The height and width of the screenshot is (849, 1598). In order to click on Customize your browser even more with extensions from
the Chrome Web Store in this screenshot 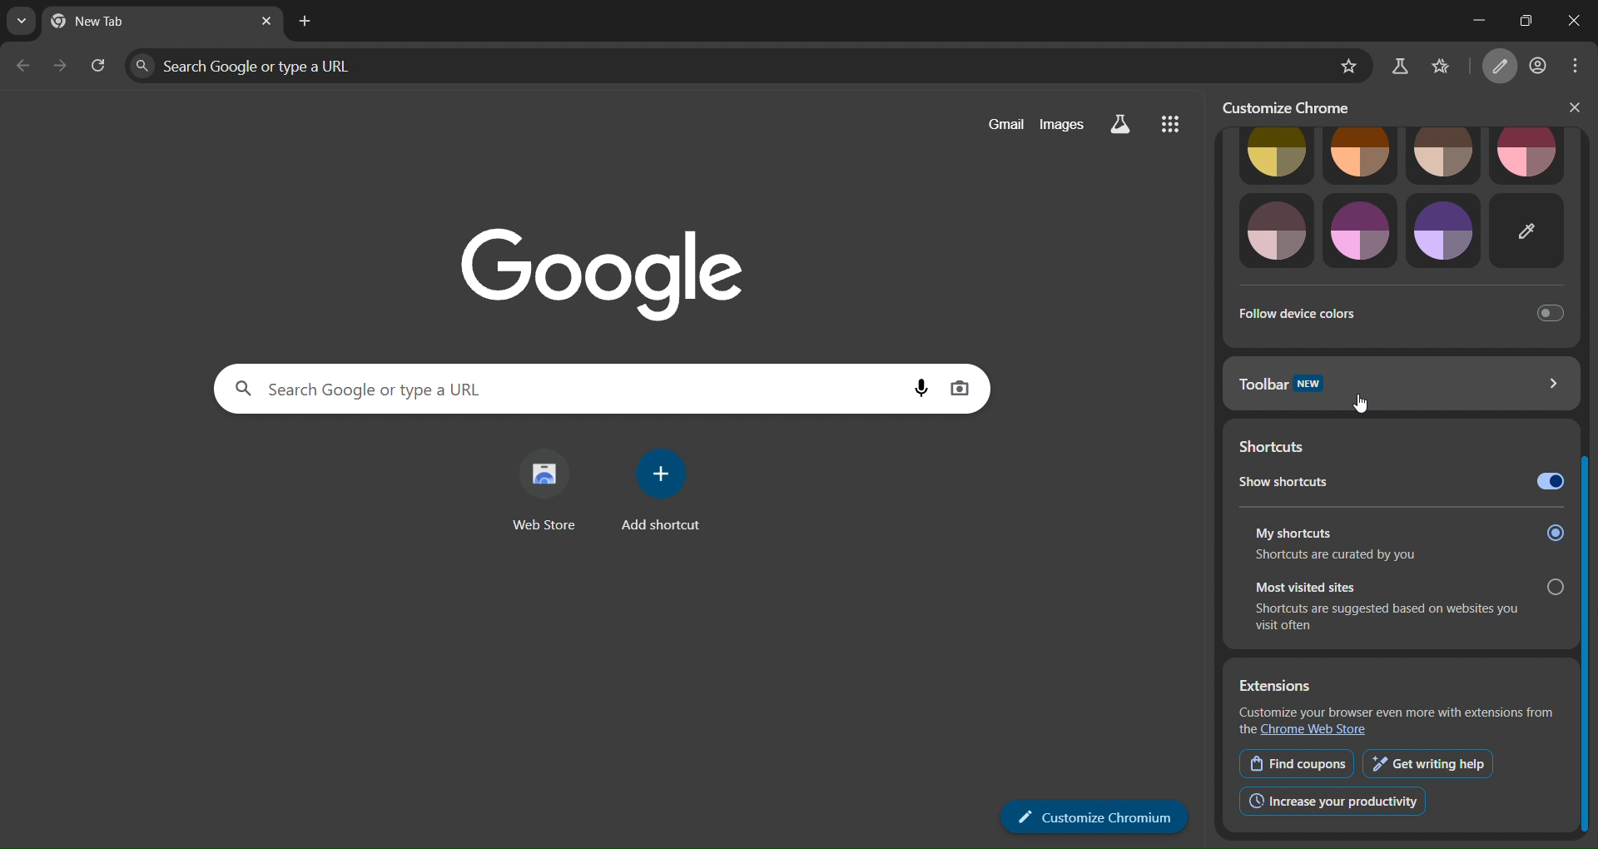, I will do `click(1395, 721)`.